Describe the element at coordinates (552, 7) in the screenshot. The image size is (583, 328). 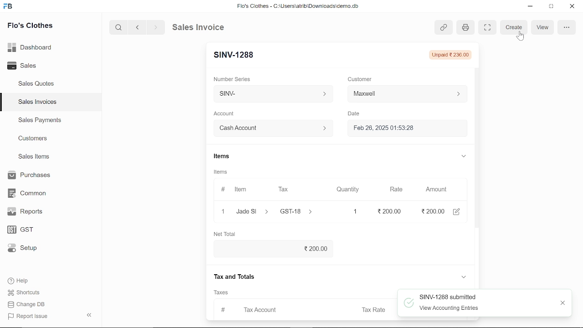
I see `restore down` at that location.